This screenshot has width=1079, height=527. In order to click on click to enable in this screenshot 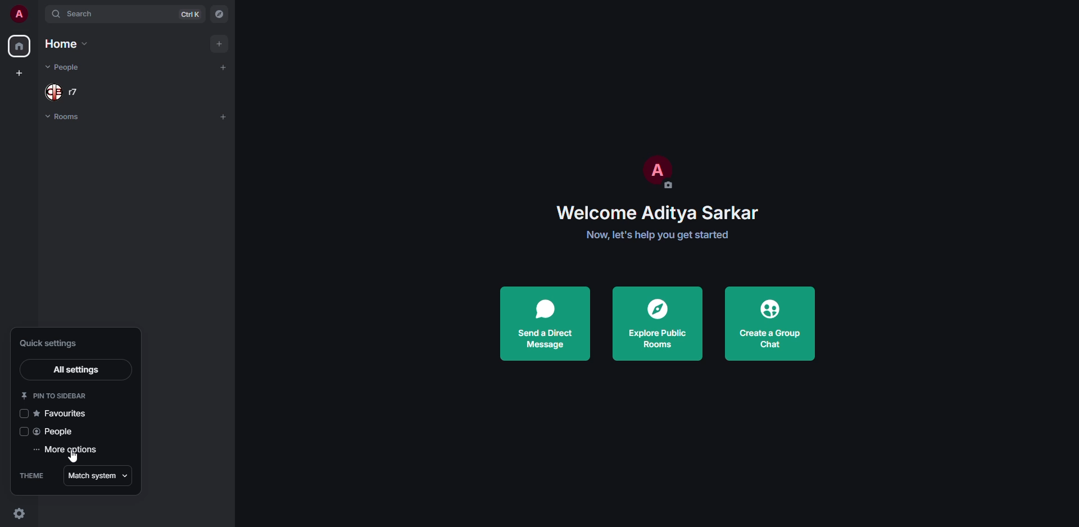, I will do `click(22, 433)`.